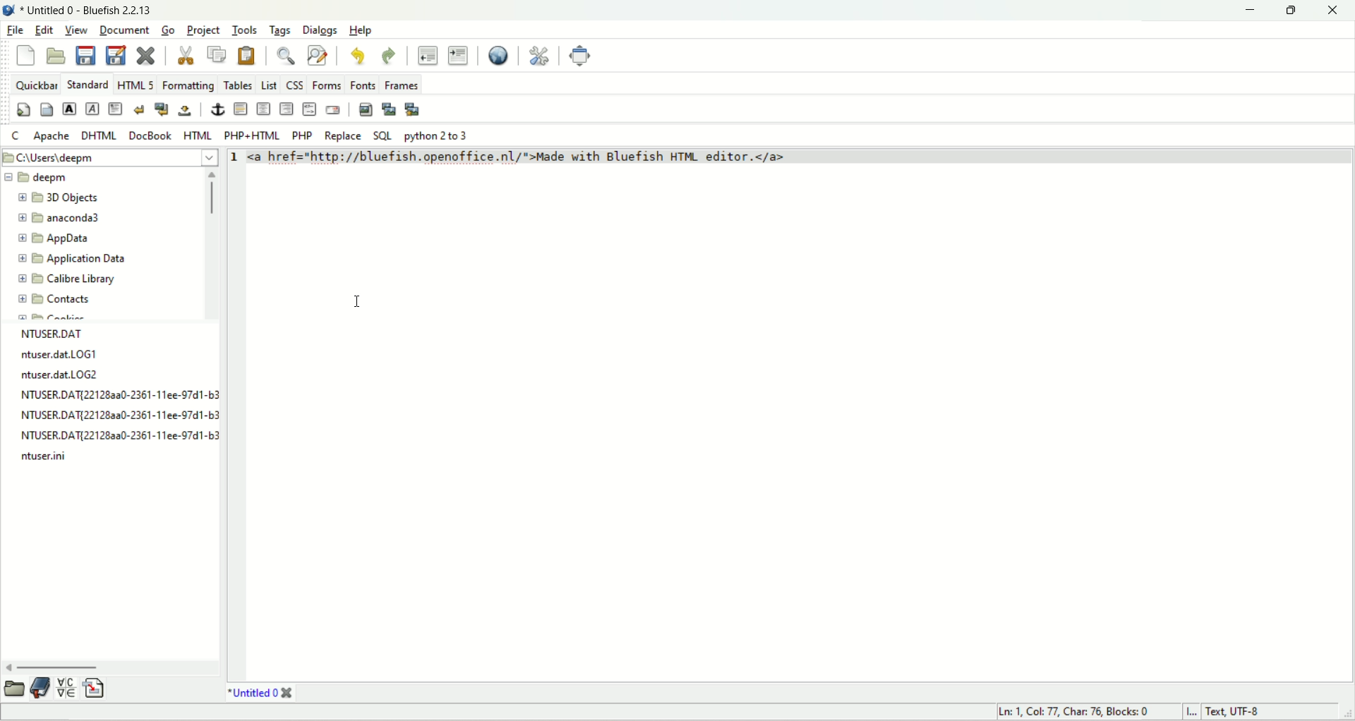 This screenshot has width=1355, height=721. Describe the element at coordinates (389, 111) in the screenshot. I see `insert thumbnail` at that location.